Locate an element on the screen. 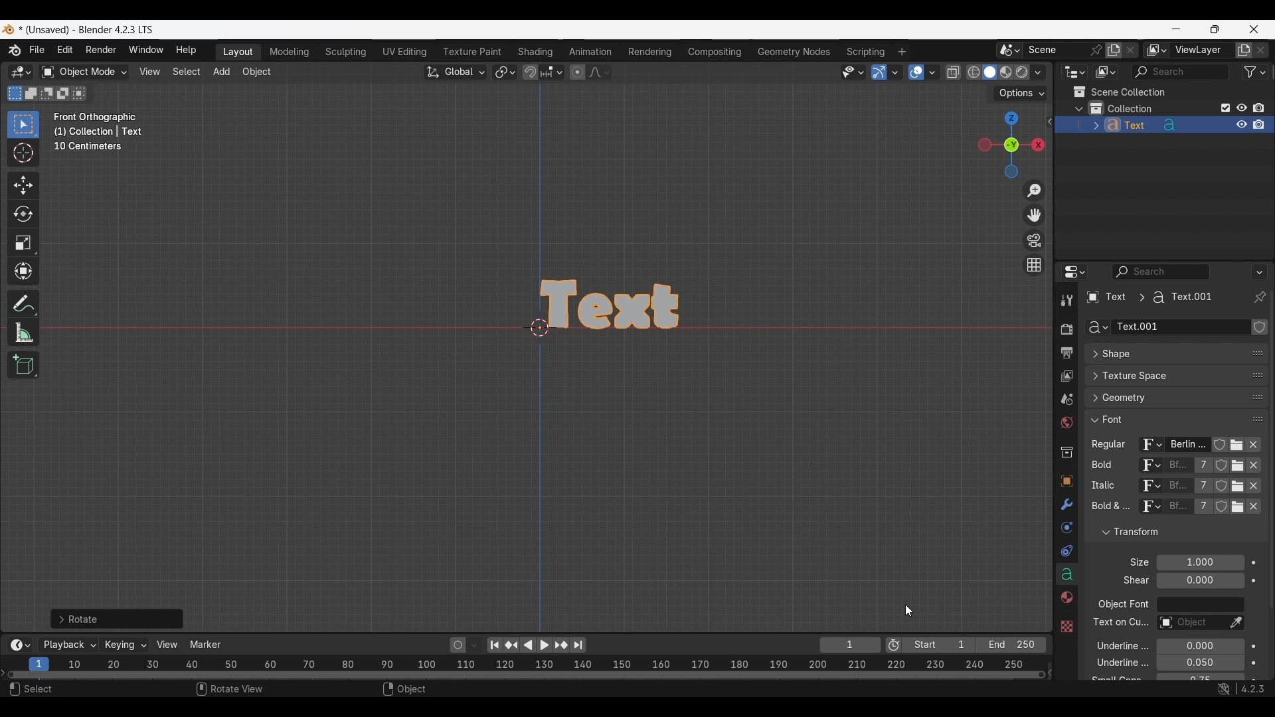 The width and height of the screenshot is (1275, 717). Change order in the list is located at coordinates (1257, 323).